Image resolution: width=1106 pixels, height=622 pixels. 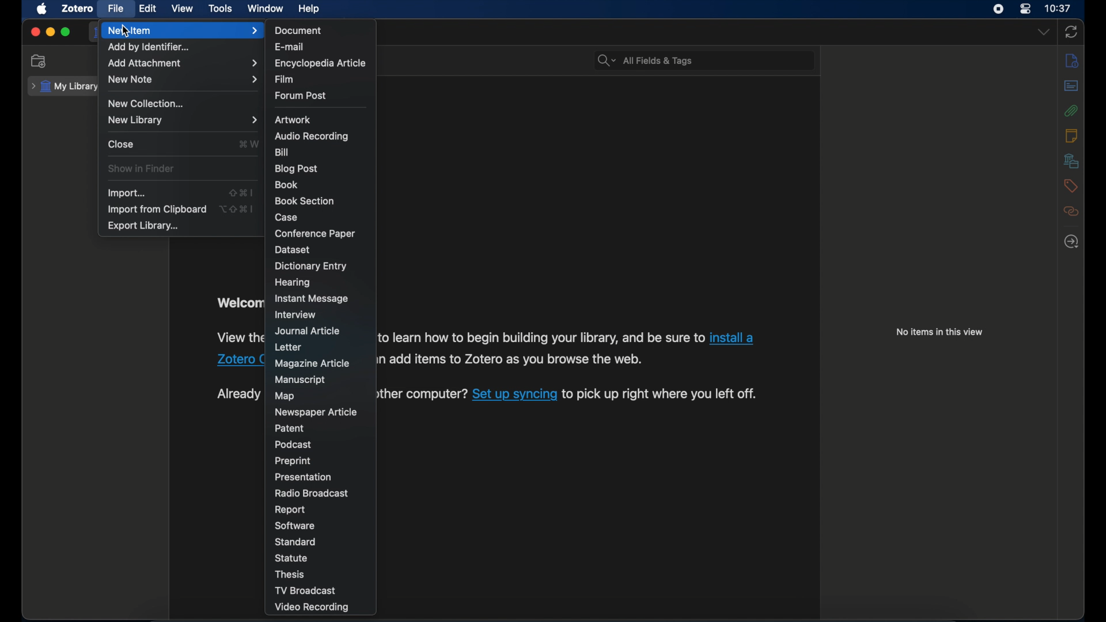 What do you see at coordinates (293, 443) in the screenshot?
I see `podcast` at bounding box center [293, 443].